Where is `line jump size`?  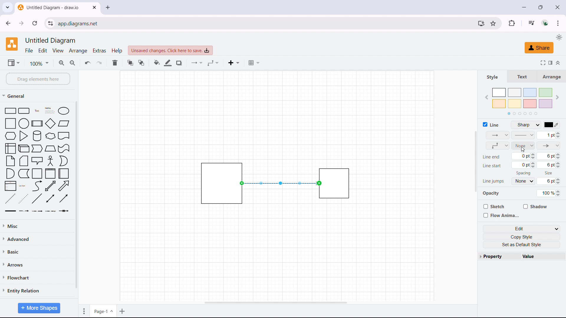
line jump size is located at coordinates (549, 181).